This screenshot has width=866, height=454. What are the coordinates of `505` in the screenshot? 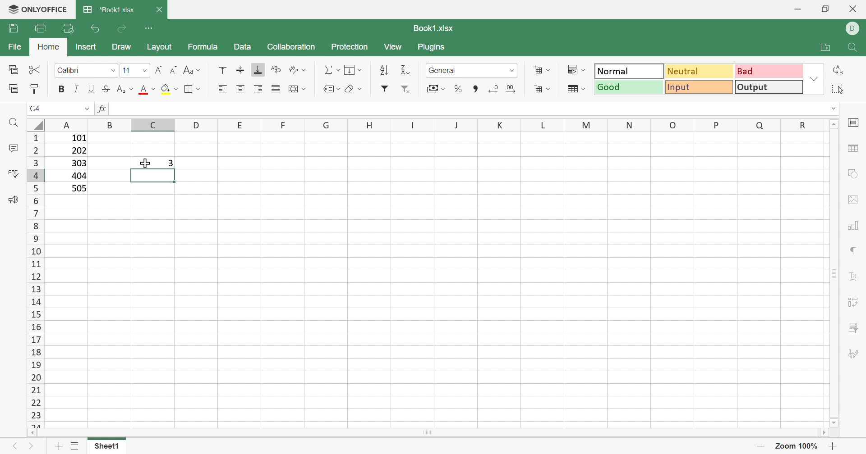 It's located at (79, 188).